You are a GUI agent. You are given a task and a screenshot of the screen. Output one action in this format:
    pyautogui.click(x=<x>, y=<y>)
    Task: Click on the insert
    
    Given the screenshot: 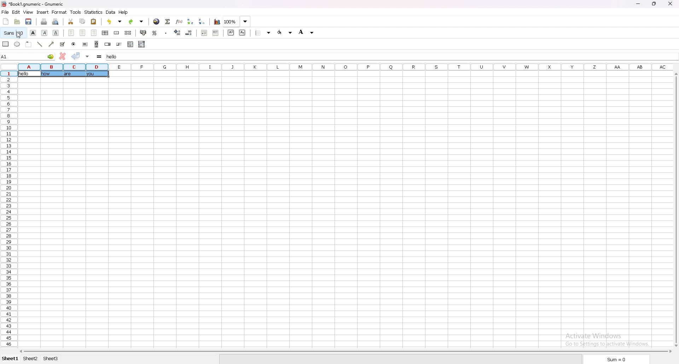 What is the action you would take?
    pyautogui.click(x=43, y=12)
    